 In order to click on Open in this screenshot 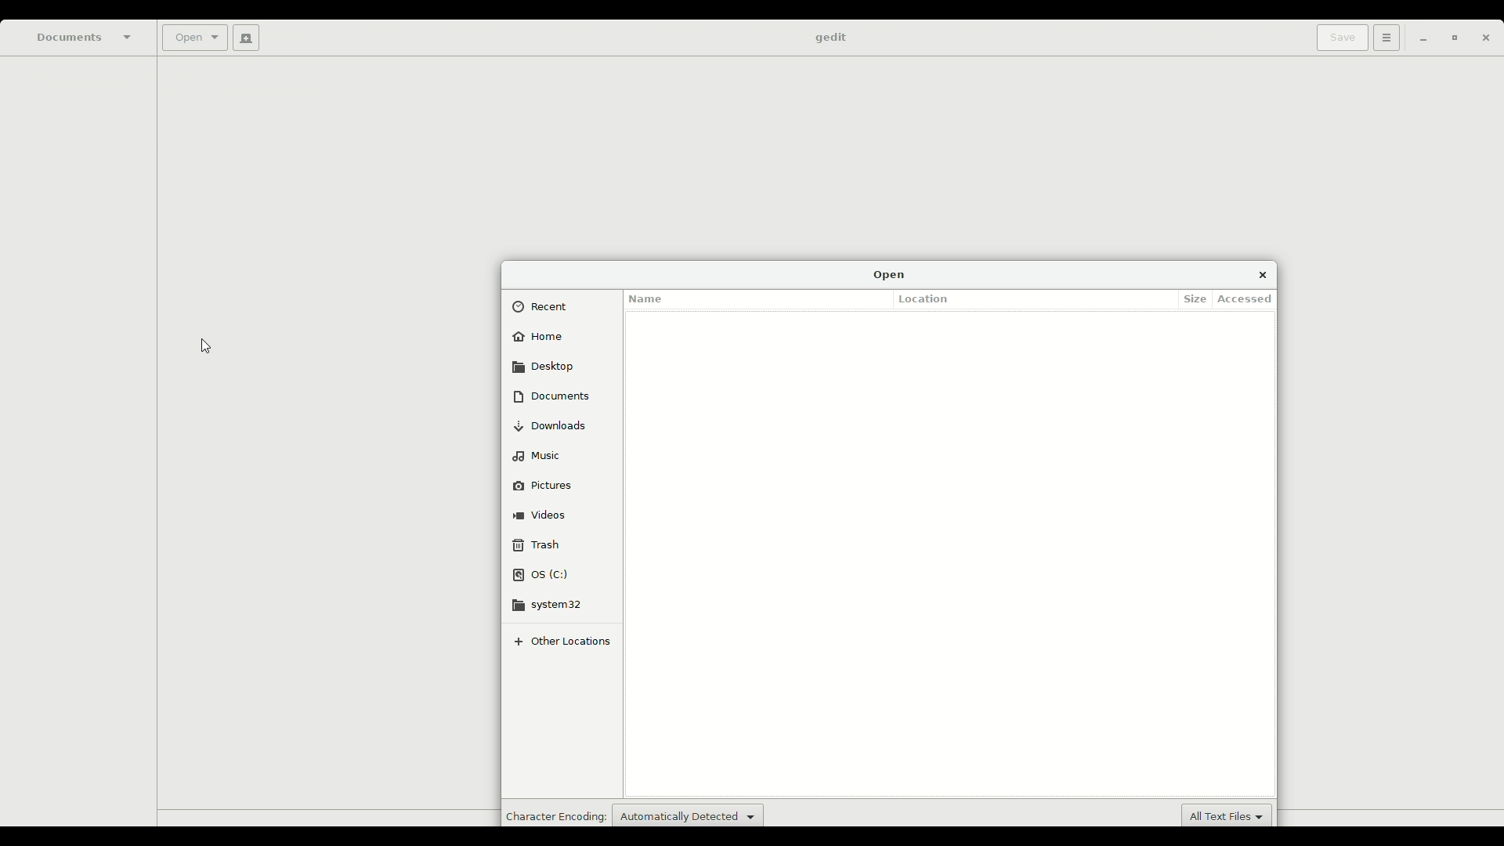, I will do `click(193, 39)`.